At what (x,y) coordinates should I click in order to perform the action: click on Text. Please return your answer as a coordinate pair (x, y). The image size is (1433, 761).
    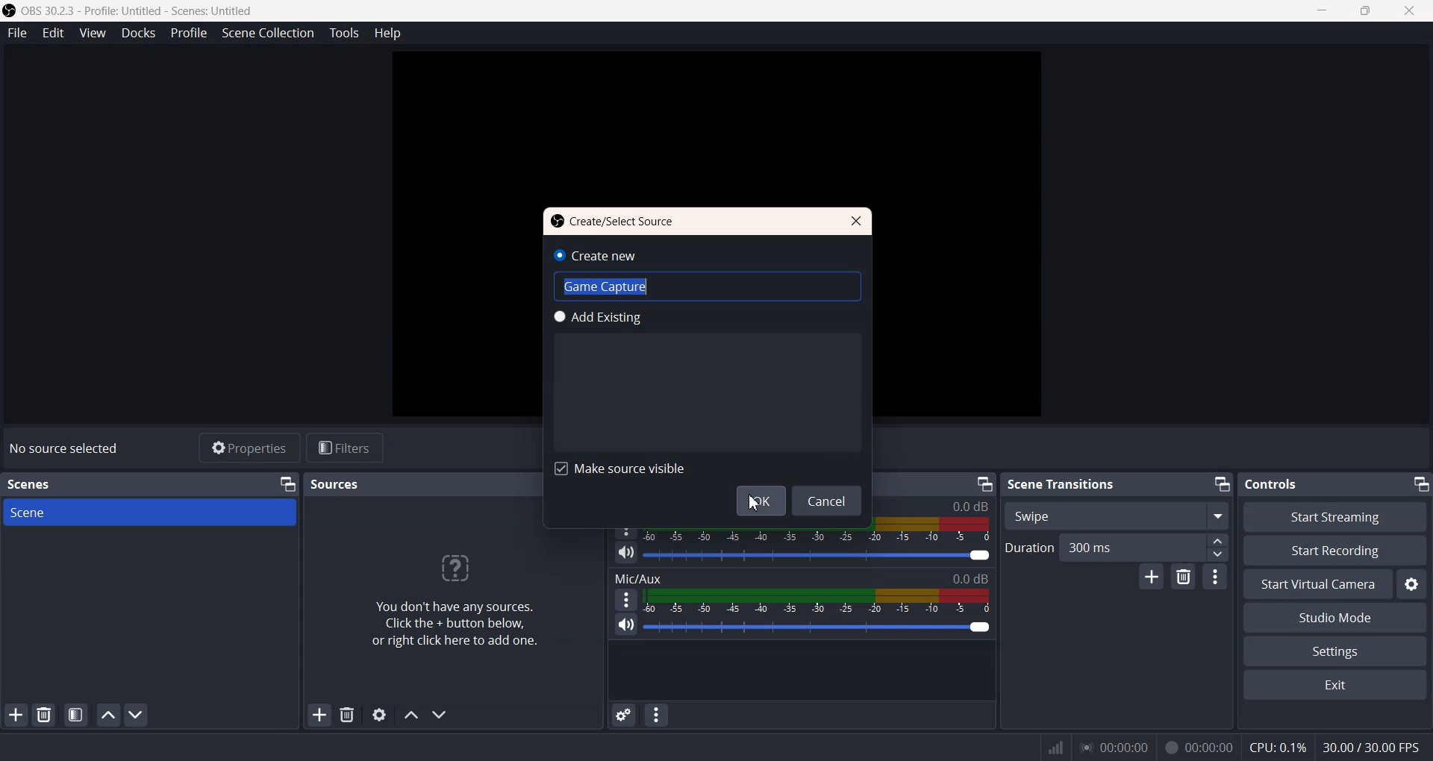
    Looking at the image, I should click on (33, 485).